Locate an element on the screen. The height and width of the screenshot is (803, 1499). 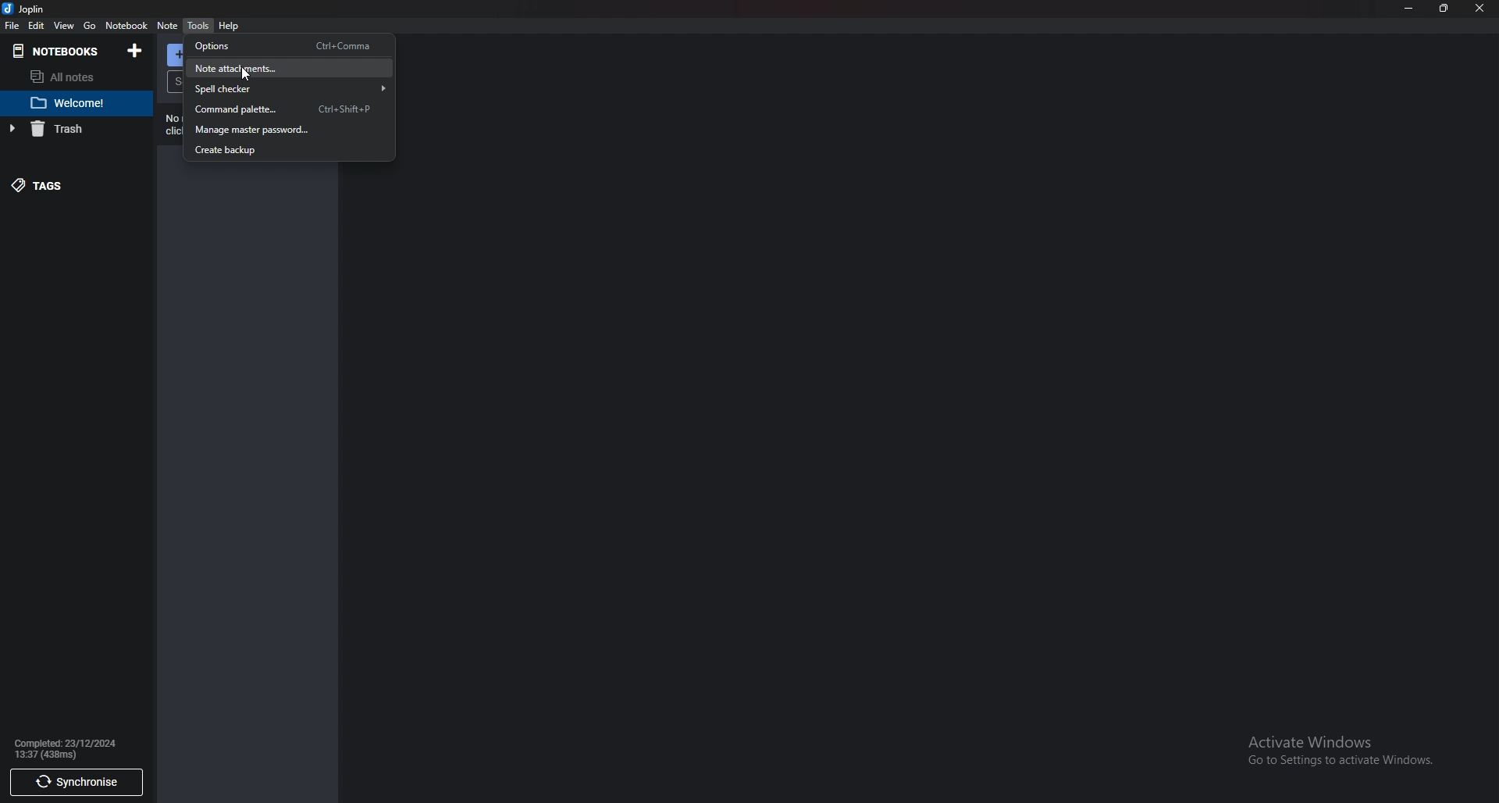
info is located at coordinates (77, 748).